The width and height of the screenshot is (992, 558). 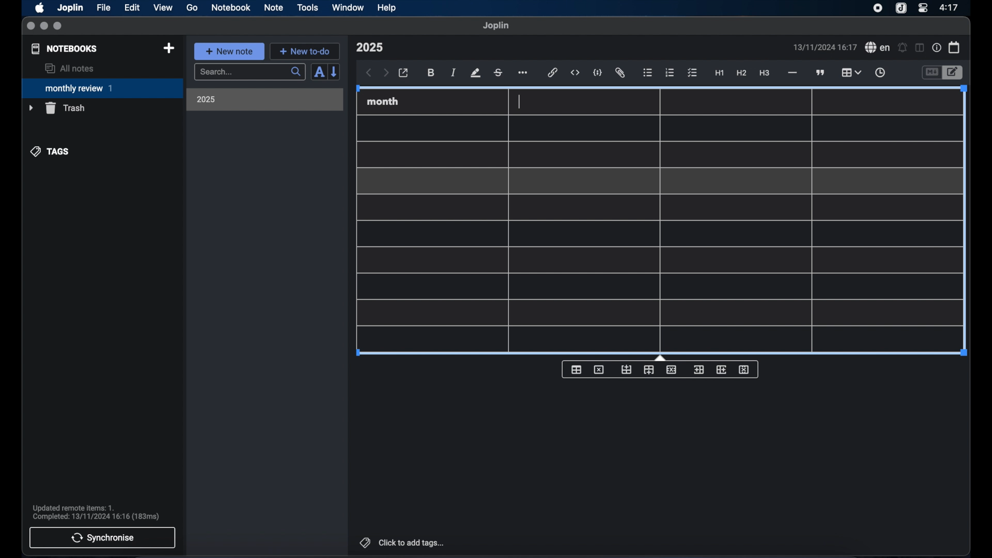 I want to click on code, so click(x=598, y=73).